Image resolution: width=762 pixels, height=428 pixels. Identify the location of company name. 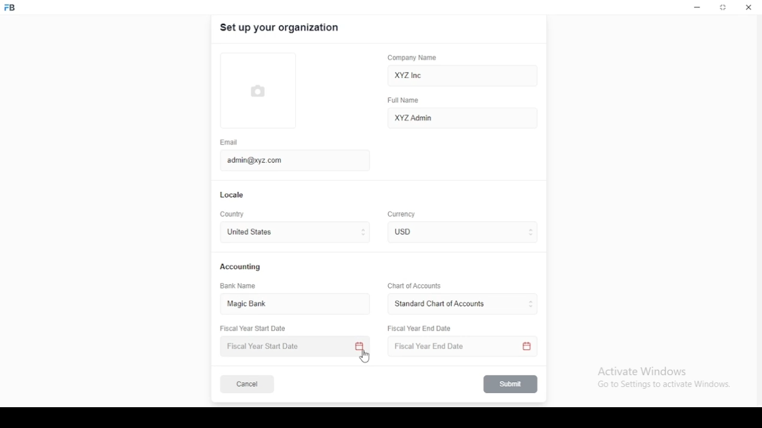
(412, 58).